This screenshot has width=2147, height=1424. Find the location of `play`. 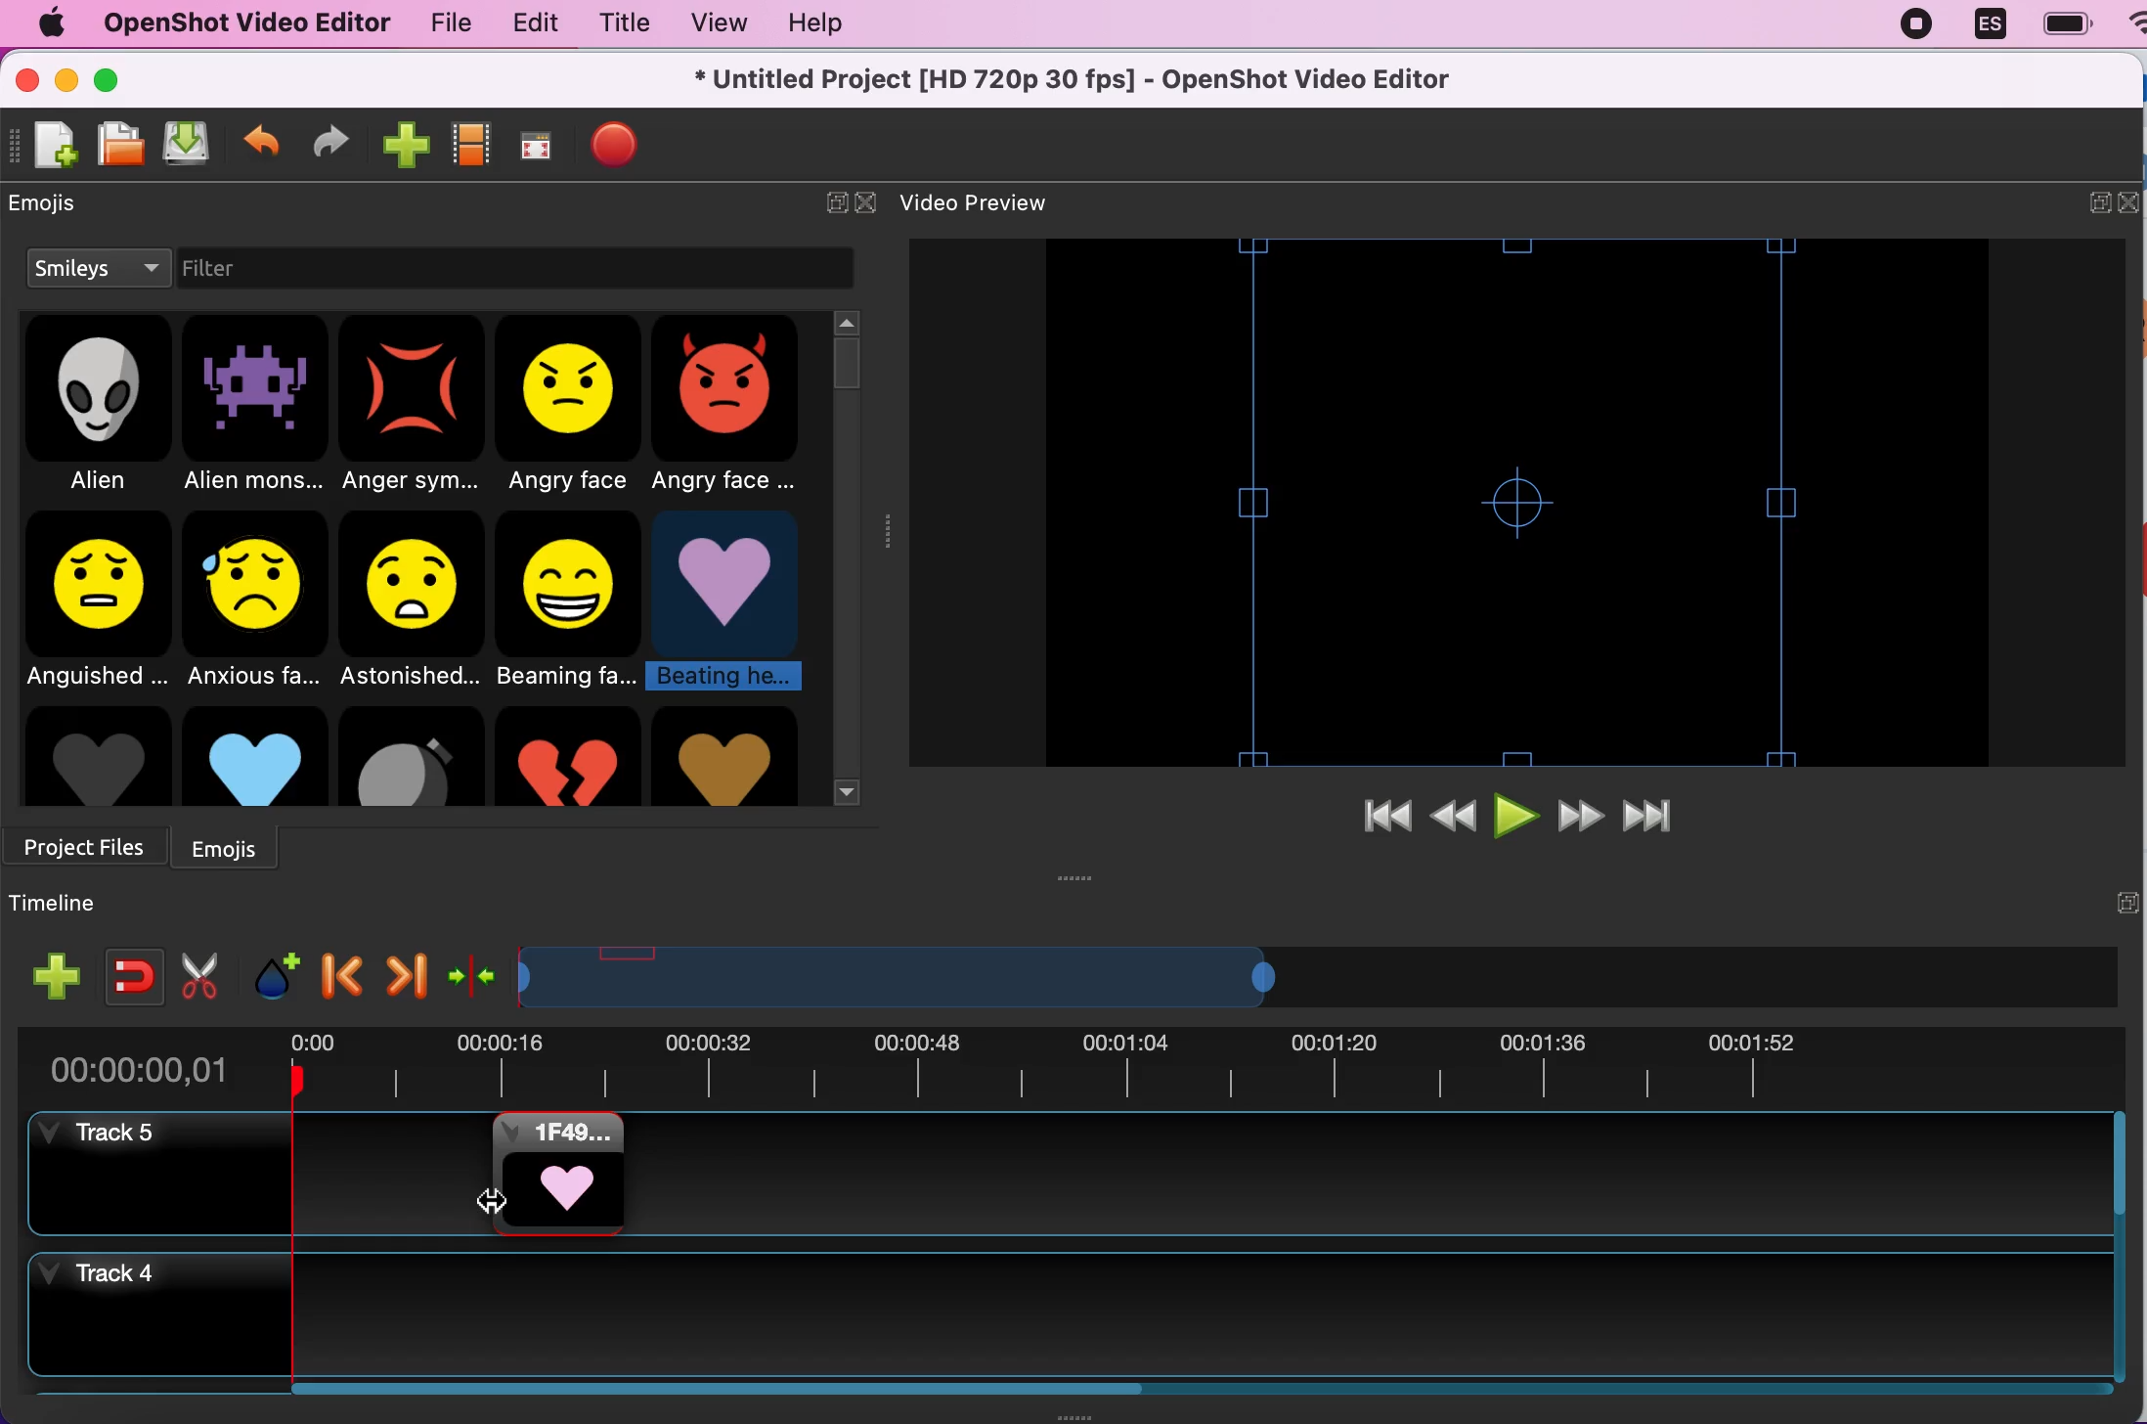

play is located at coordinates (1517, 813).